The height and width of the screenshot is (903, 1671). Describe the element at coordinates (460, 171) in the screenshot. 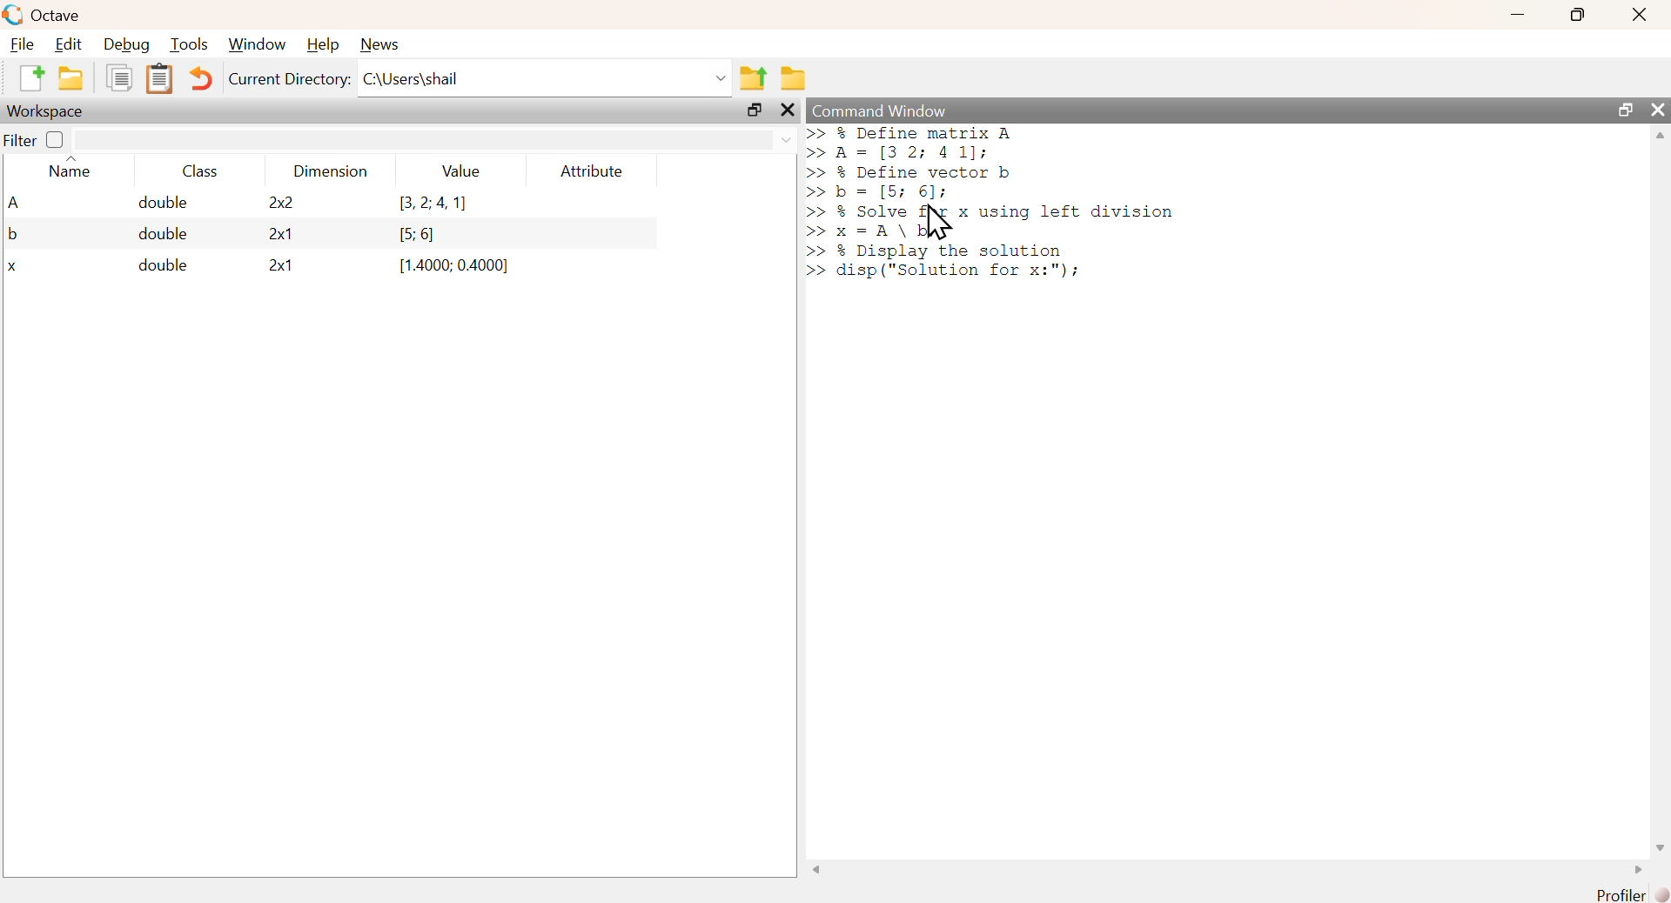

I see `value` at that location.